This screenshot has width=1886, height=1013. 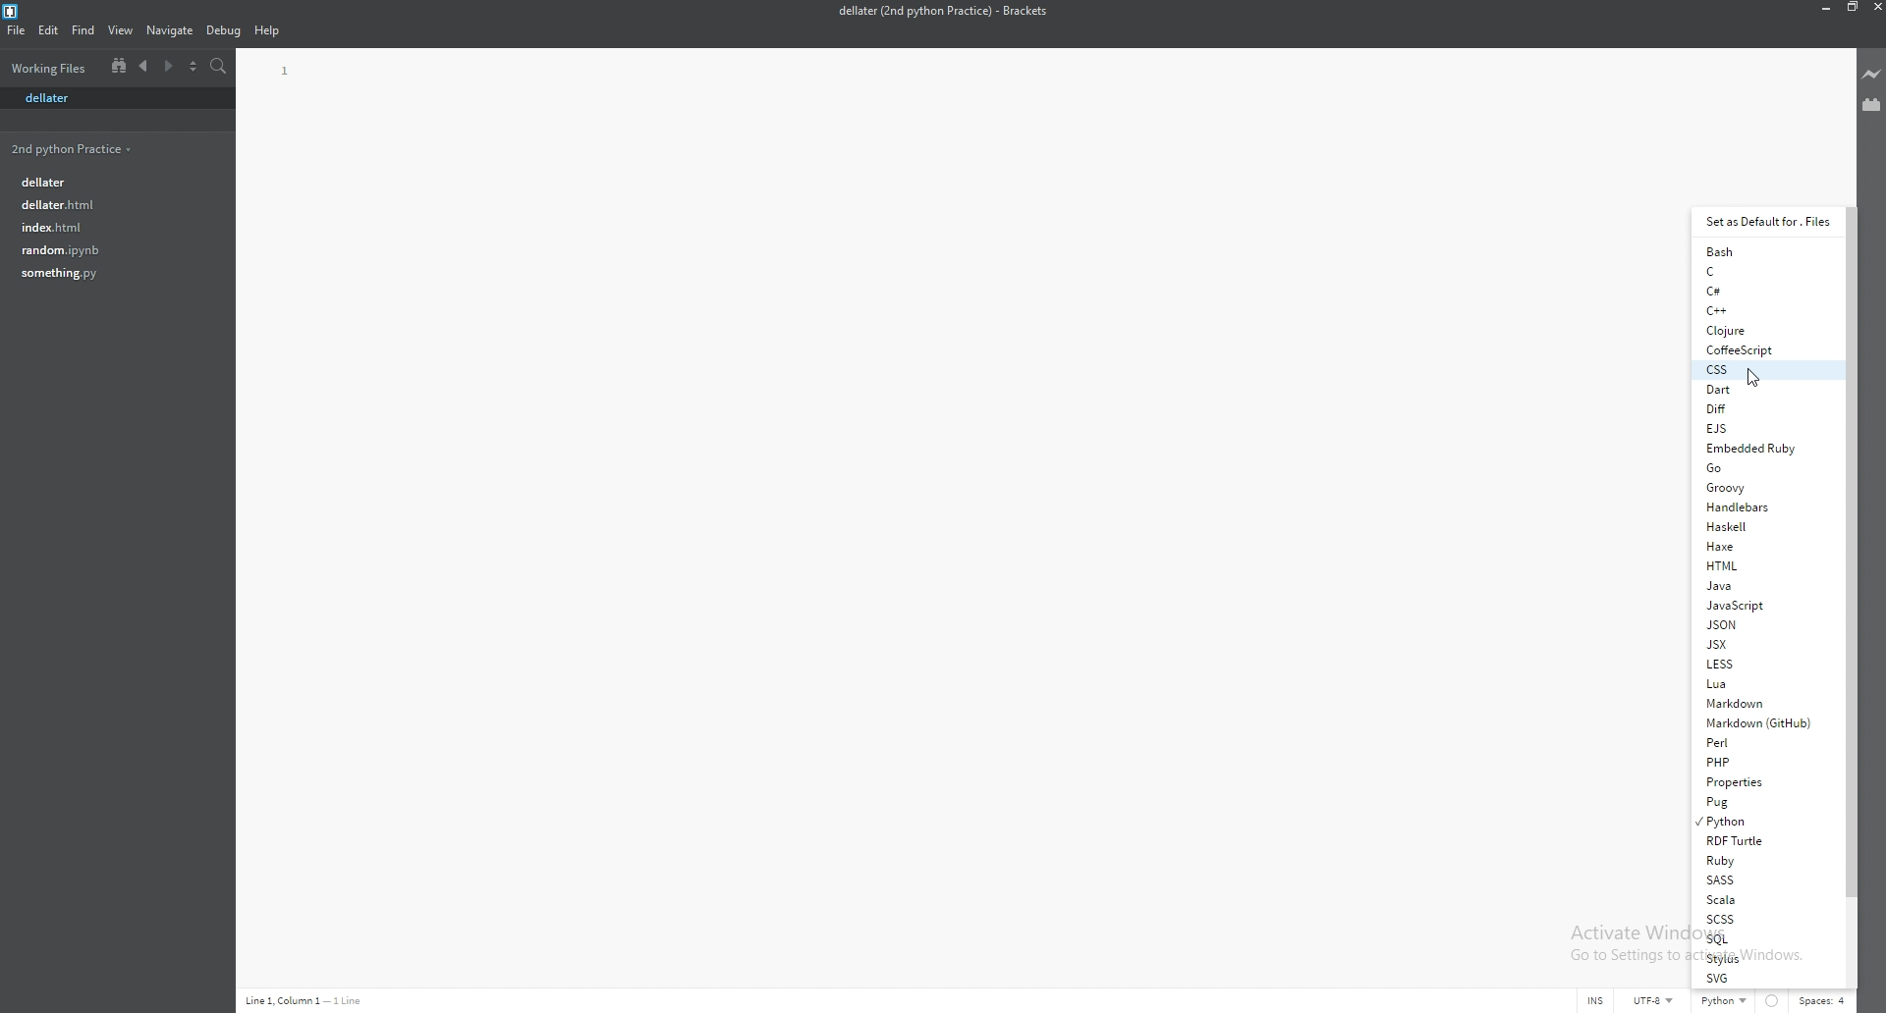 I want to click on file, so click(x=111, y=180).